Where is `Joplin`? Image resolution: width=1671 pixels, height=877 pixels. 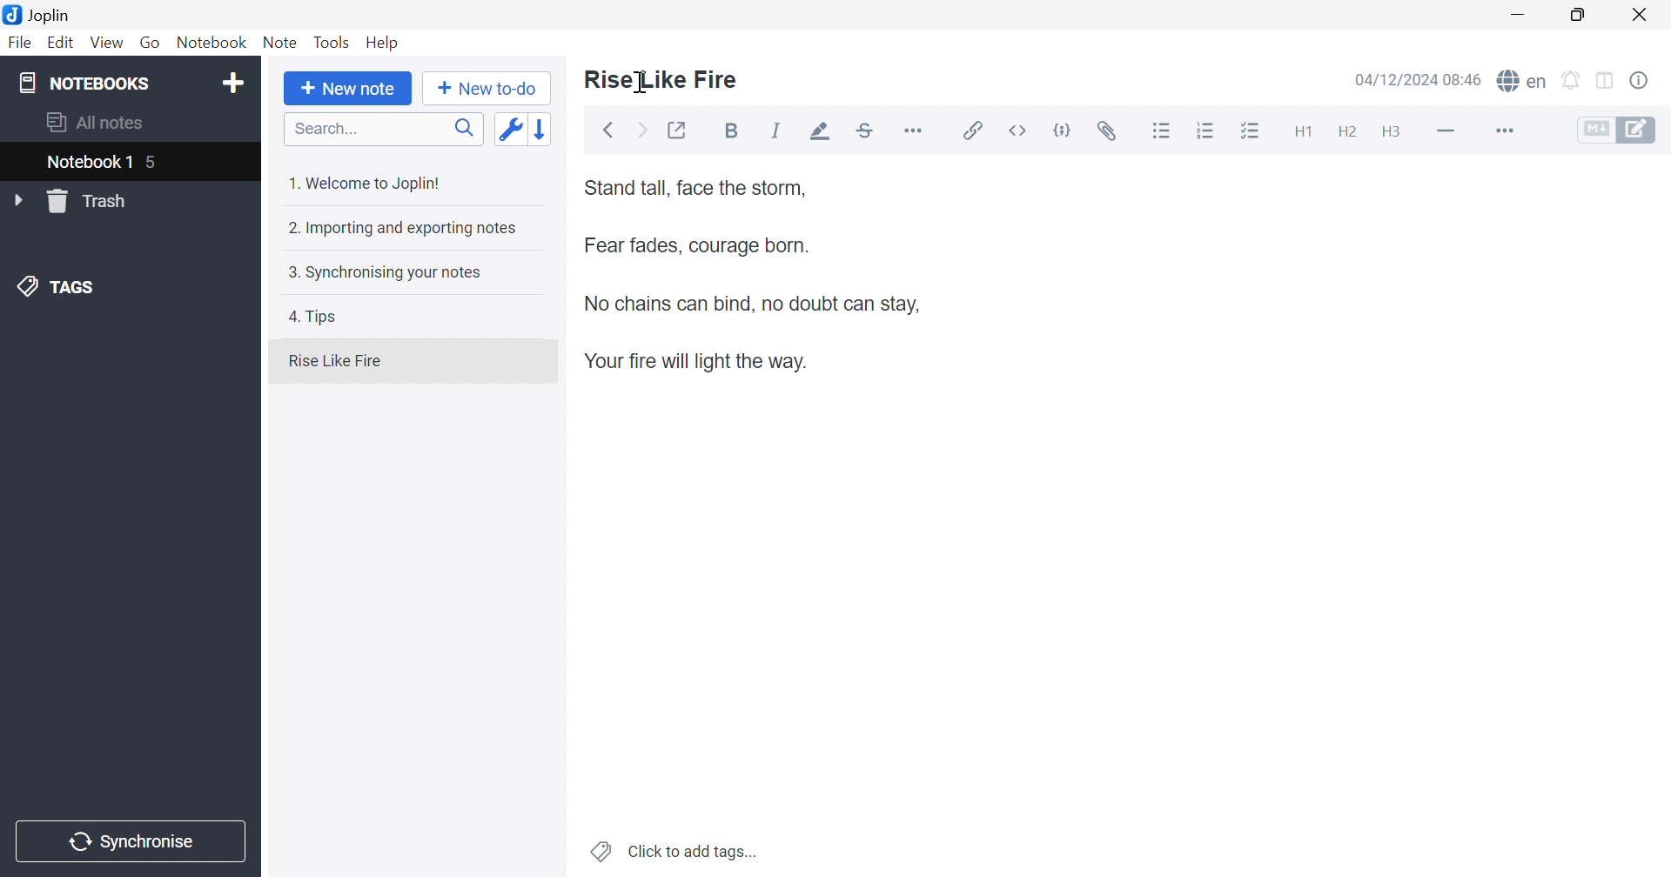 Joplin is located at coordinates (38, 15).